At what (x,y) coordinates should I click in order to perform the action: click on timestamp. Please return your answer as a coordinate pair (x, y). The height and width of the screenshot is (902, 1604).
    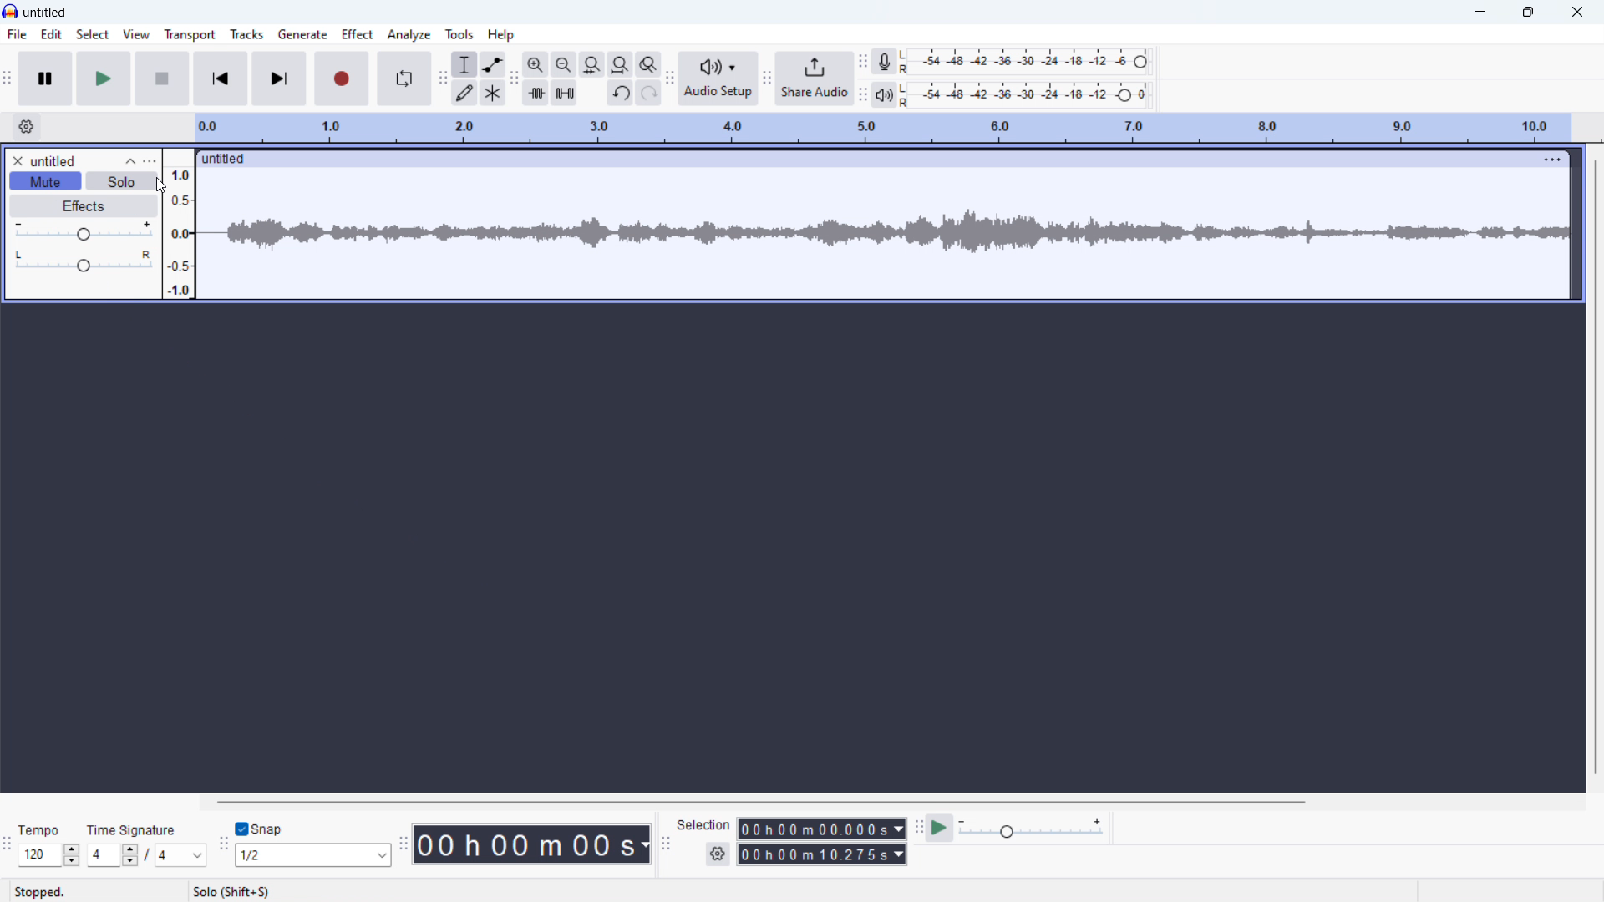
    Looking at the image, I should click on (531, 844).